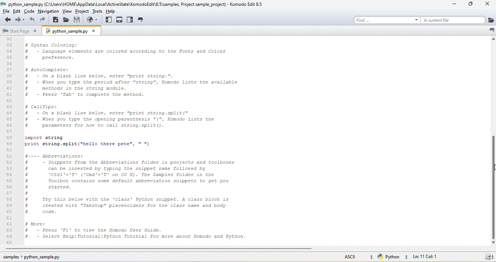 The width and height of the screenshot is (496, 262). Describe the element at coordinates (20, 20) in the screenshot. I see `forward` at that location.